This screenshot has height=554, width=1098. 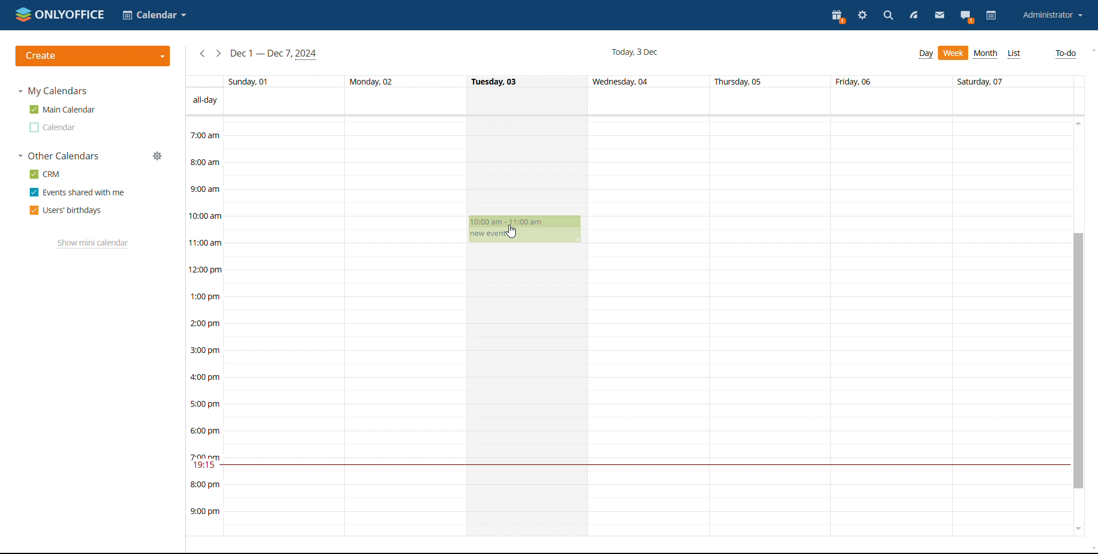 I want to click on search, so click(x=888, y=15).